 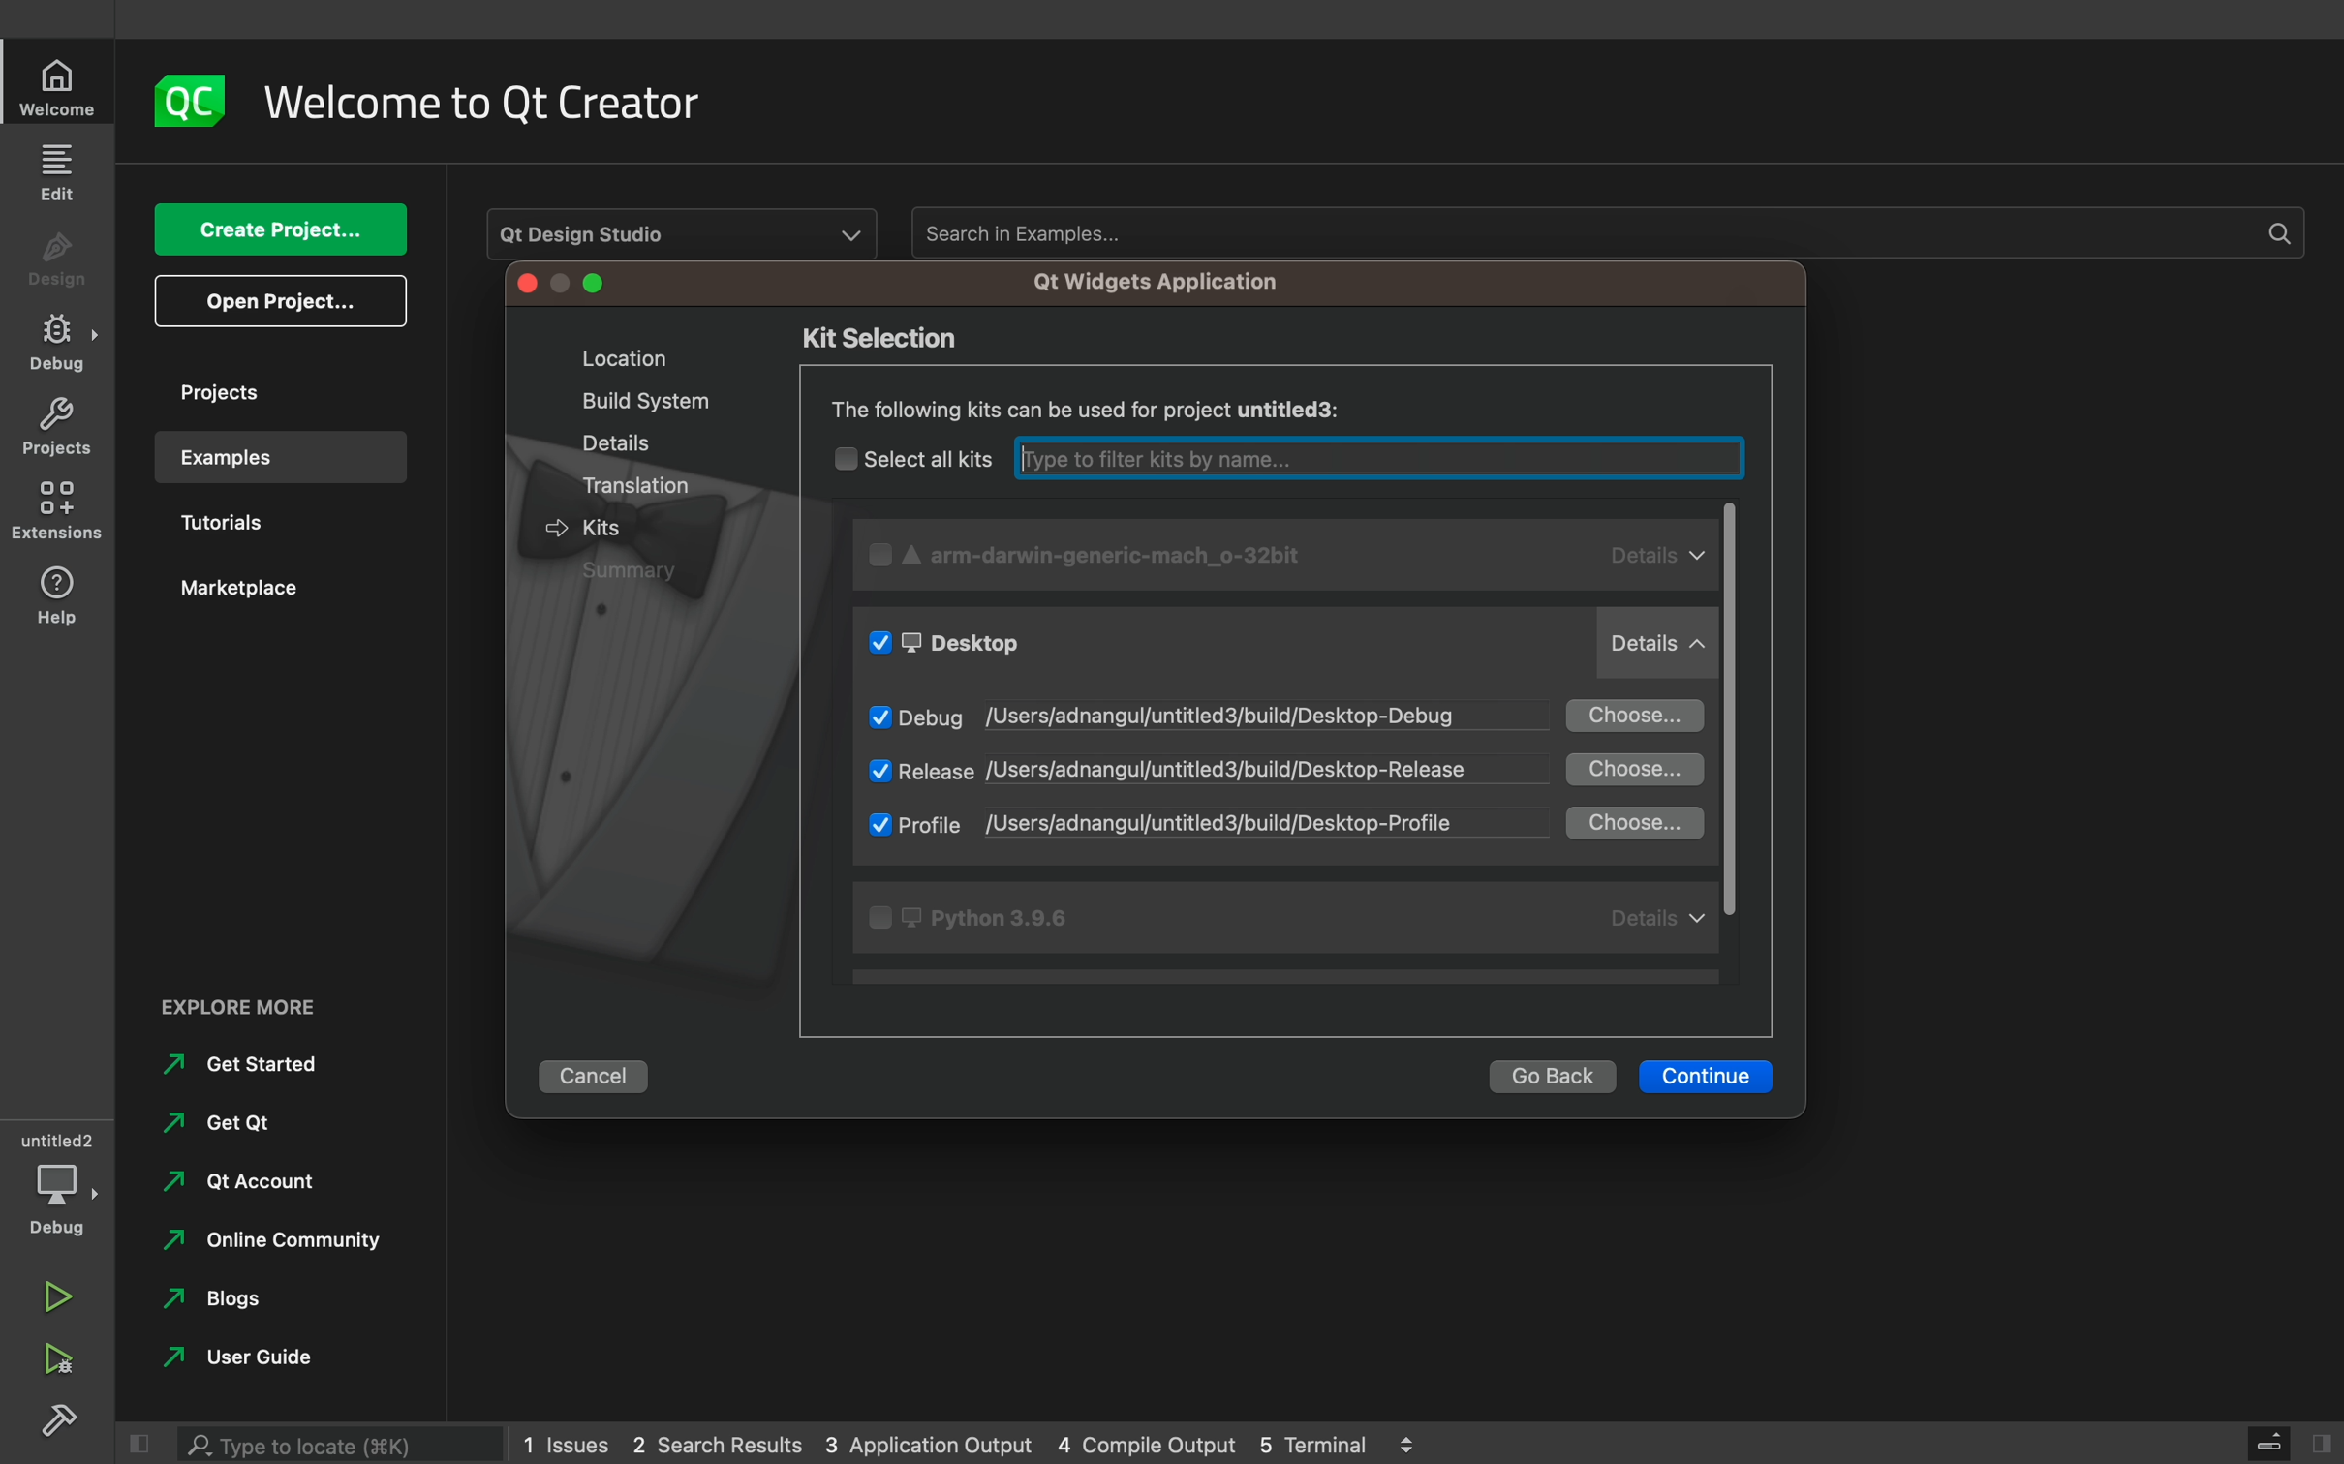 What do you see at coordinates (722, 1446) in the screenshot?
I see `2 search results` at bounding box center [722, 1446].